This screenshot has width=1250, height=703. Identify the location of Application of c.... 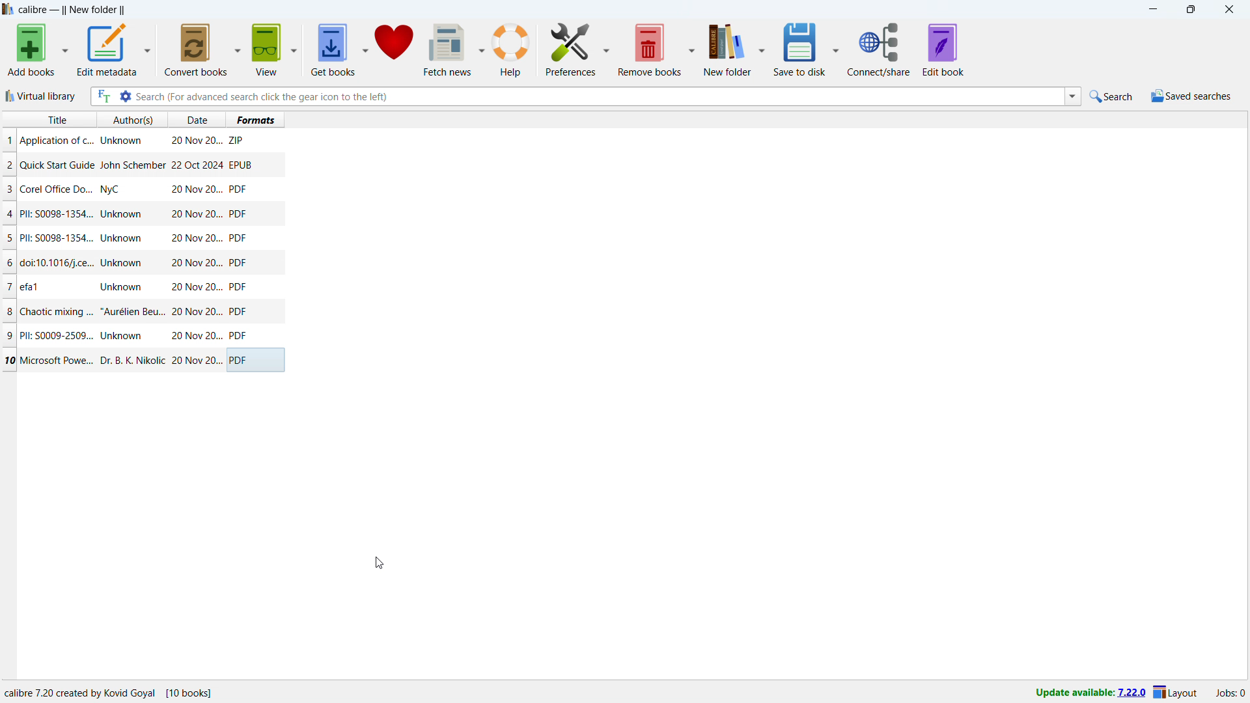
(55, 141).